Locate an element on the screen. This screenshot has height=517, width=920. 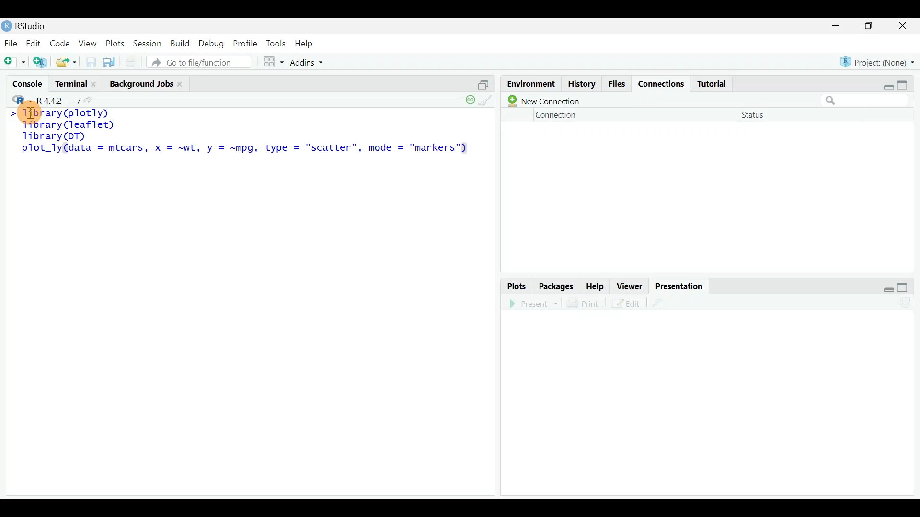
Present in an external web browser is located at coordinates (673, 303).